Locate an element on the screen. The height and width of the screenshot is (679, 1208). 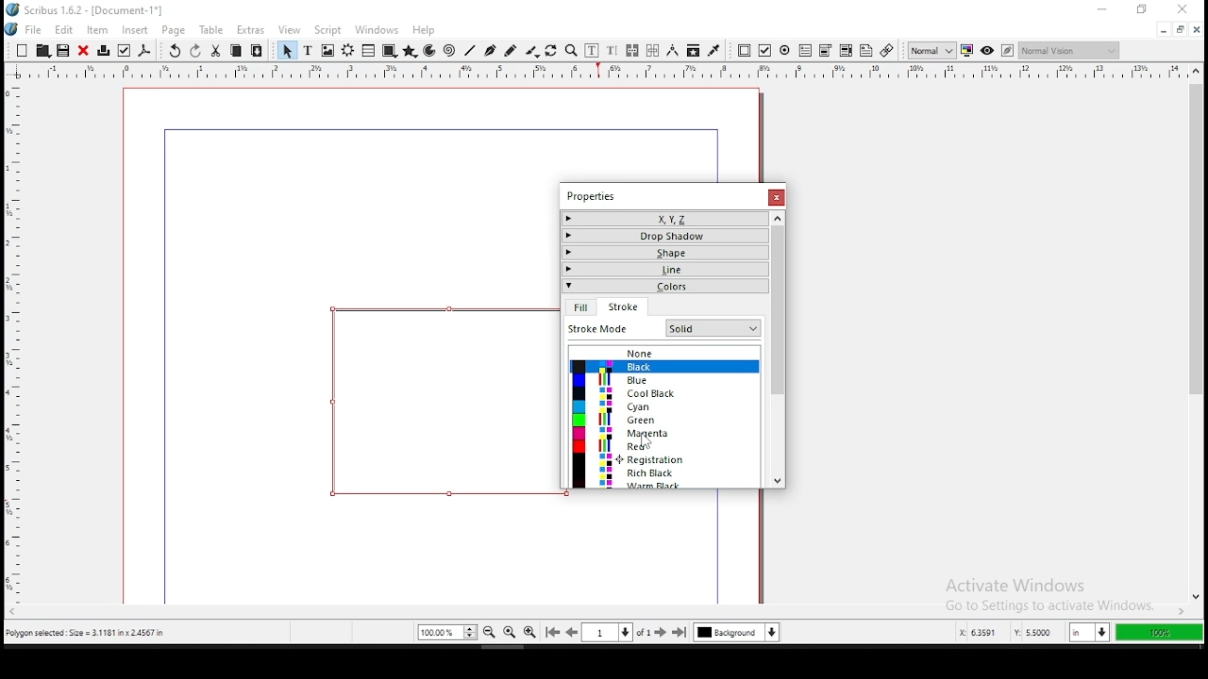
cyan is located at coordinates (665, 407).